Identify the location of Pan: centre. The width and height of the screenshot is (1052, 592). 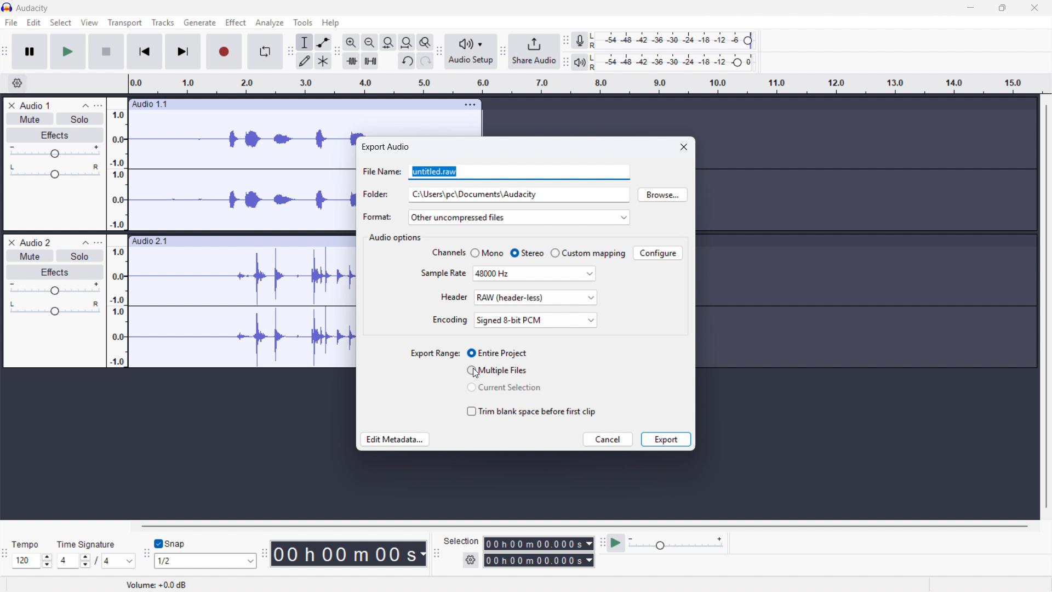
(55, 172).